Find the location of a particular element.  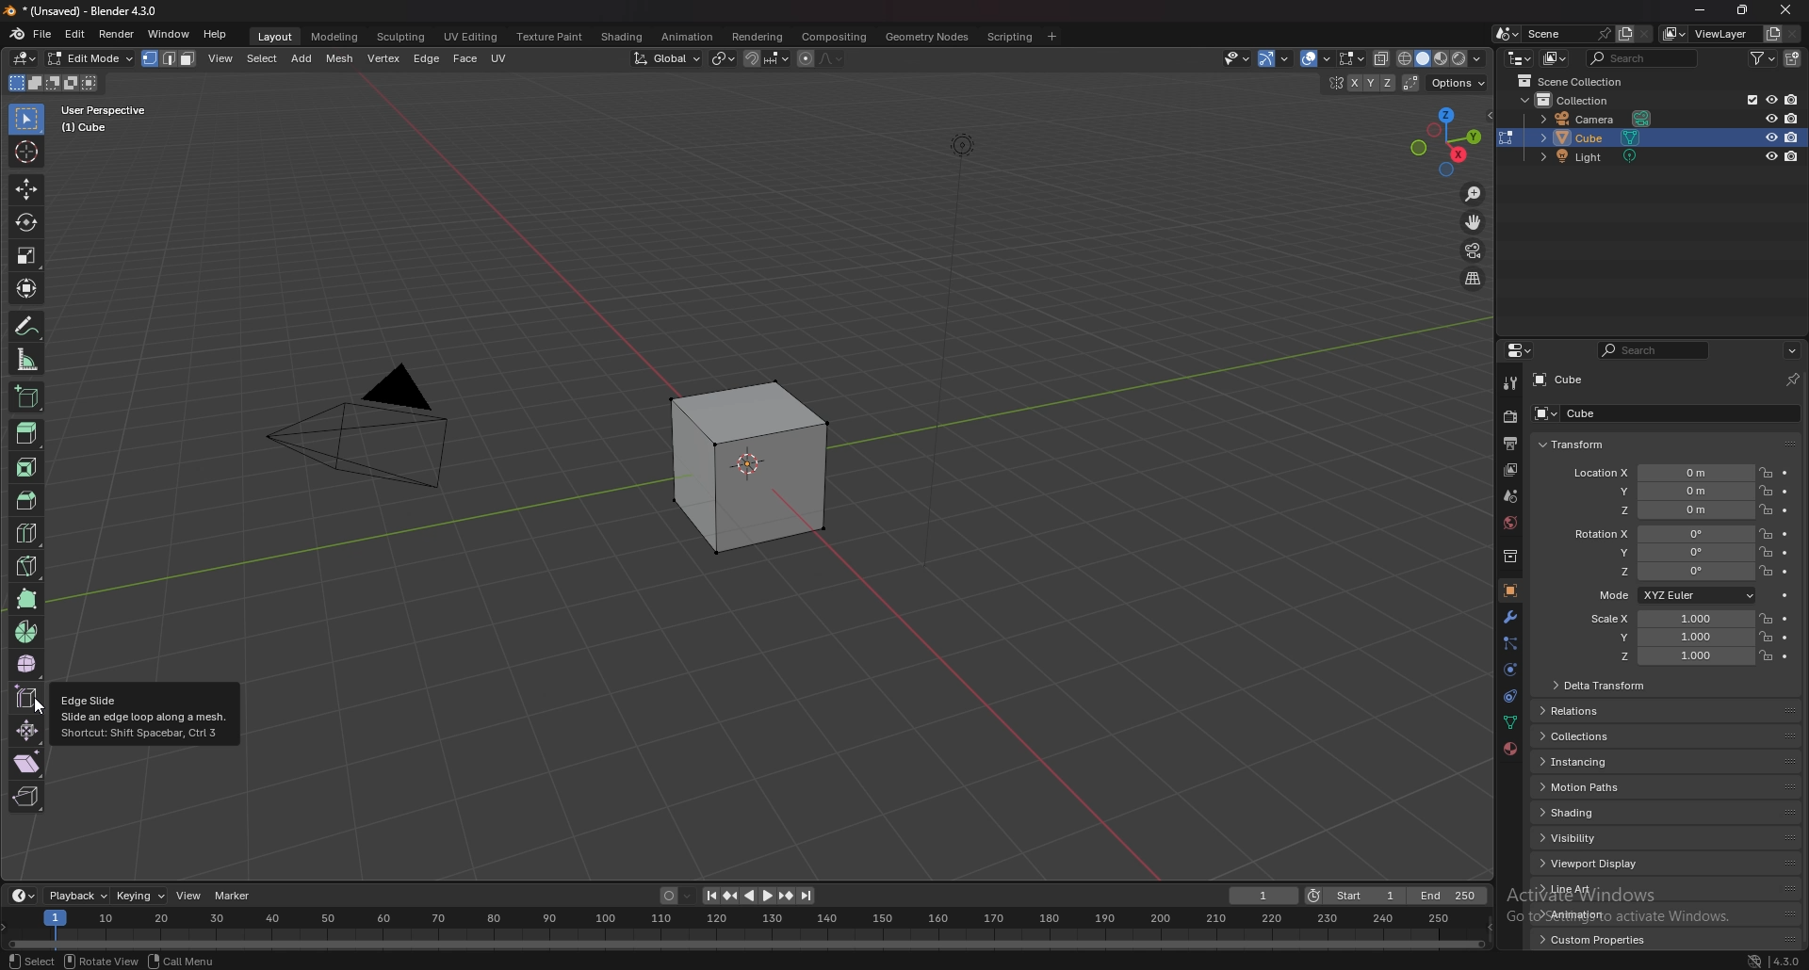

mesh edit mode is located at coordinates (1349, 59).